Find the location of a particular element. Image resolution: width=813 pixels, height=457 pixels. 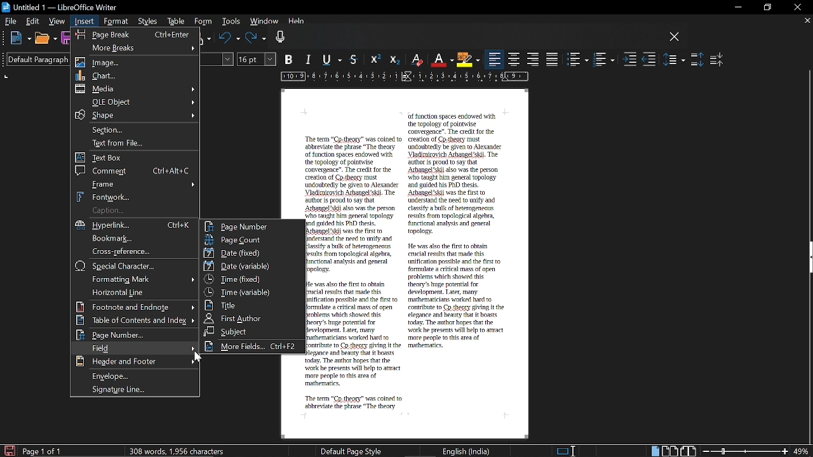

Page number is located at coordinates (134, 335).